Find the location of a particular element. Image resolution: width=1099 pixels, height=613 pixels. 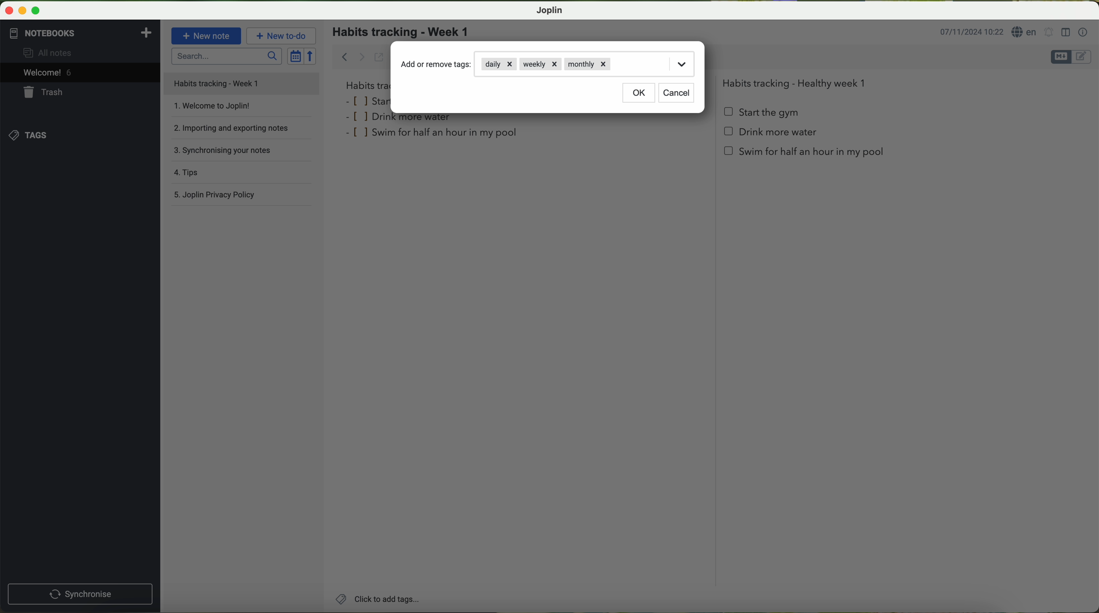

trash is located at coordinates (45, 92).